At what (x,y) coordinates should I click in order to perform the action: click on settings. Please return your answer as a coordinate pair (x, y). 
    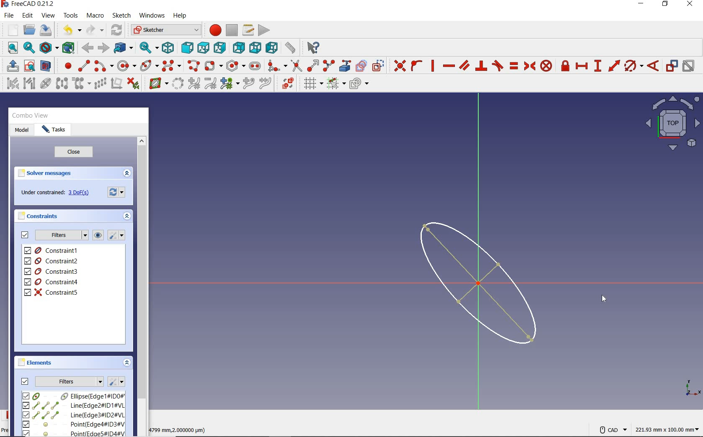
    Looking at the image, I should click on (115, 235).